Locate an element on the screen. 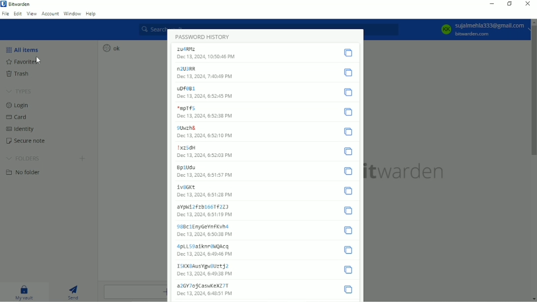  I5KX8AusYgw8Uztj2 is located at coordinates (205, 266).